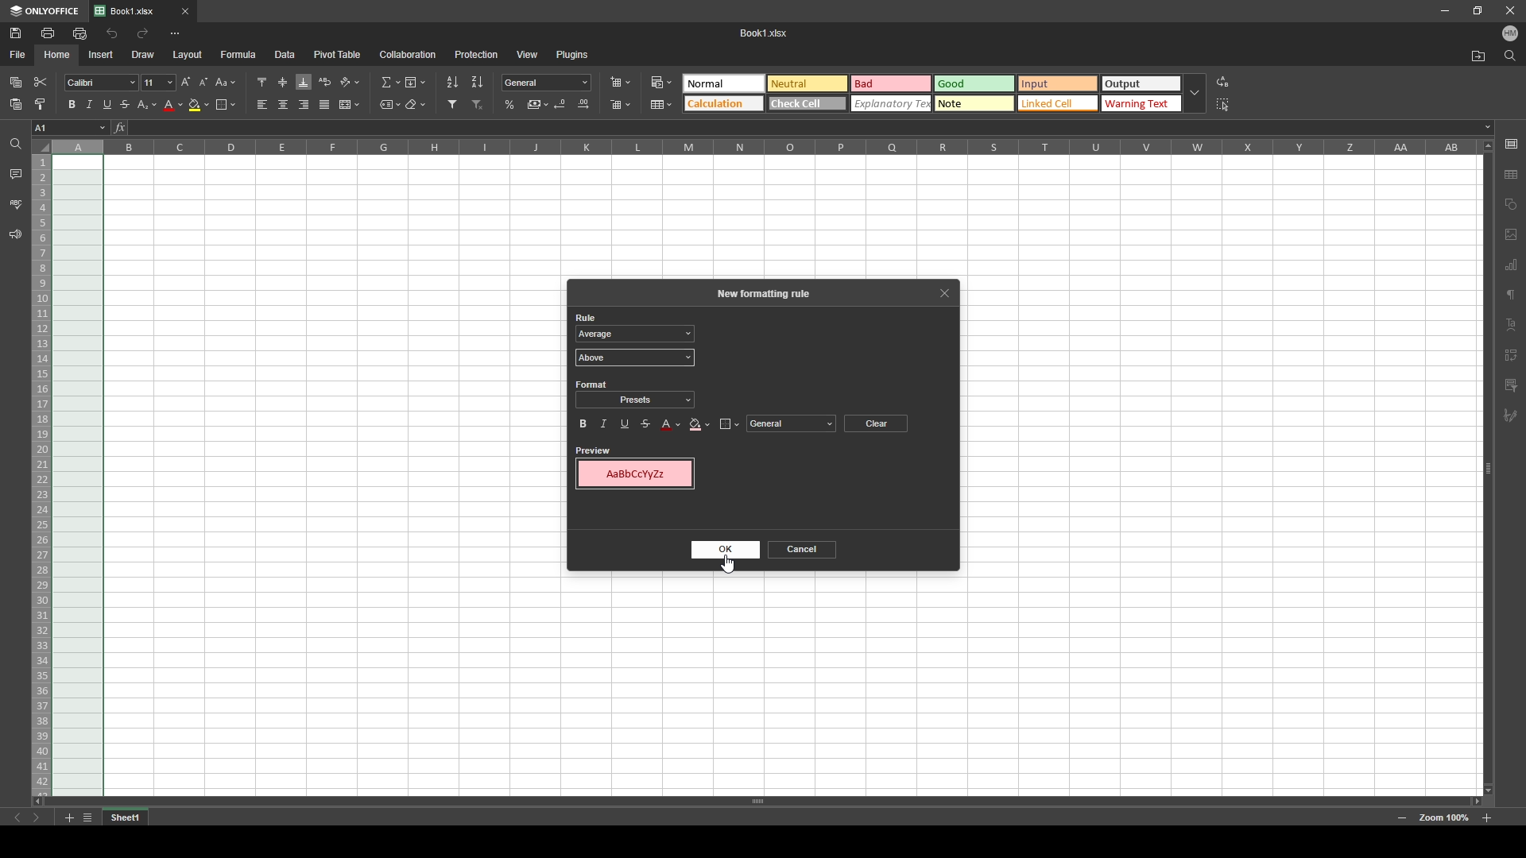  What do you see at coordinates (1510, 416) in the screenshot?
I see `pen tool` at bounding box center [1510, 416].